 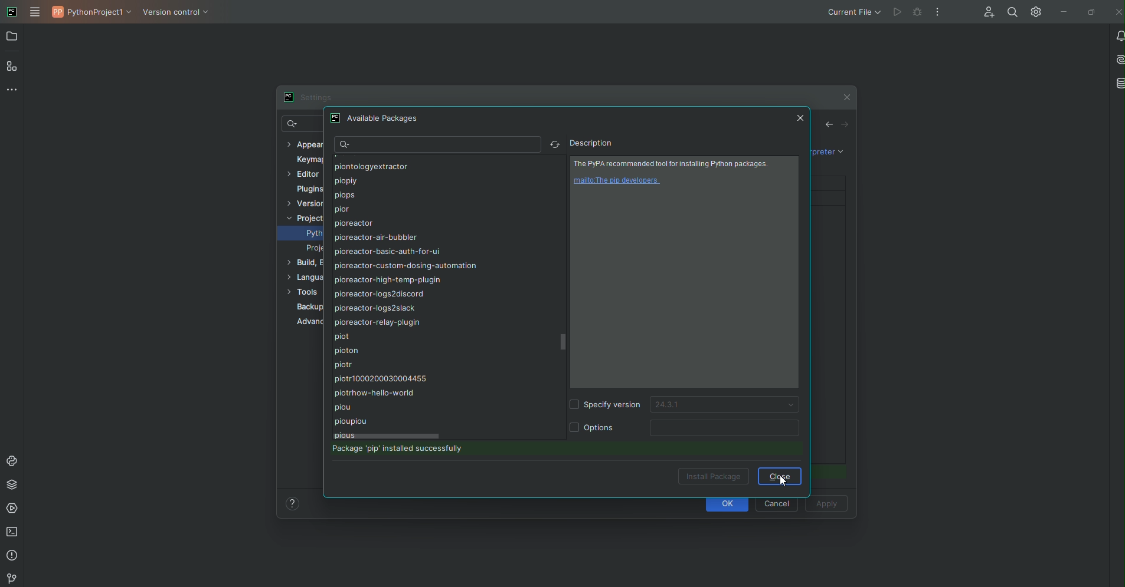 What do you see at coordinates (343, 209) in the screenshot?
I see `pior` at bounding box center [343, 209].